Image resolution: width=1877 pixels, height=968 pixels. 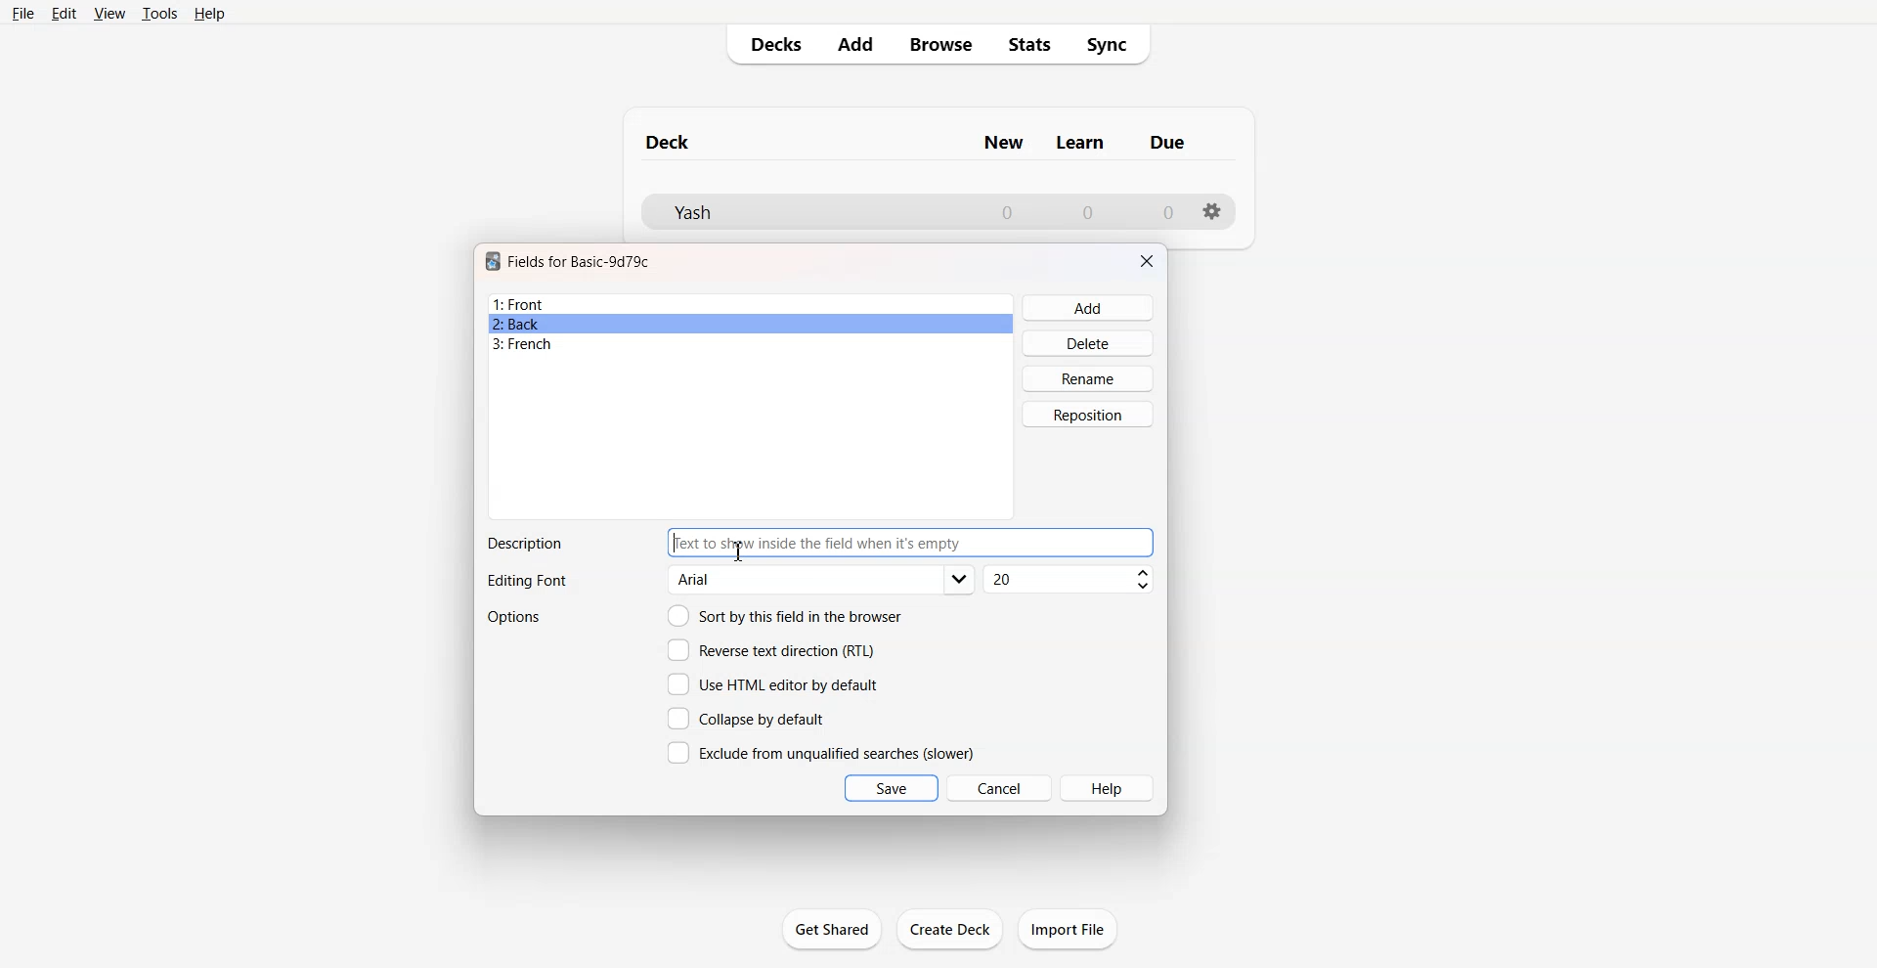 I want to click on Collapse by default, so click(x=750, y=718).